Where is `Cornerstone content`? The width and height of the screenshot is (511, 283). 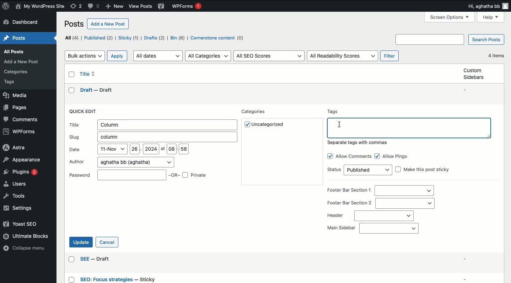
Cornerstone content is located at coordinates (218, 39).